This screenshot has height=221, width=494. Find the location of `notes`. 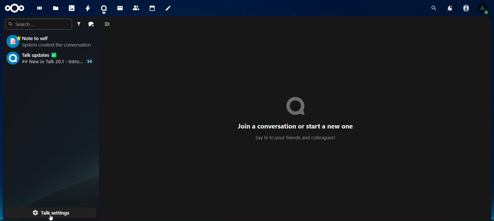

notes is located at coordinates (168, 8).